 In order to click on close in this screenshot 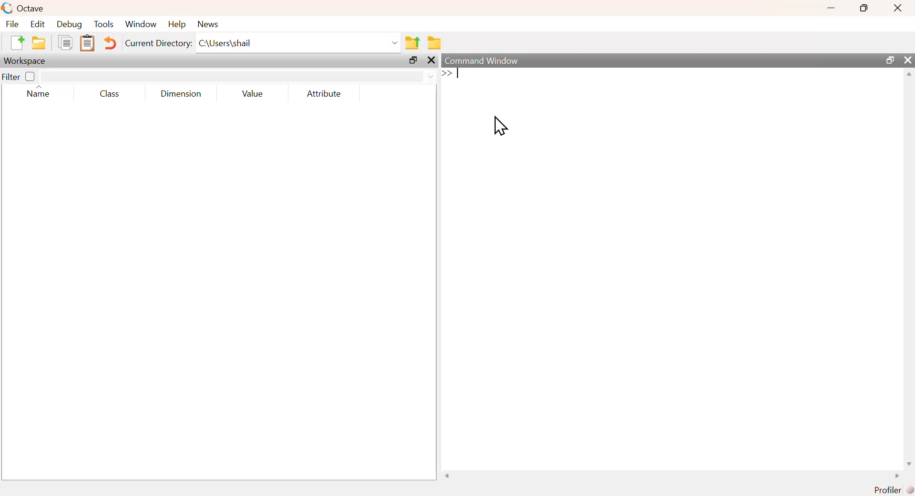, I will do `click(907, 60)`.